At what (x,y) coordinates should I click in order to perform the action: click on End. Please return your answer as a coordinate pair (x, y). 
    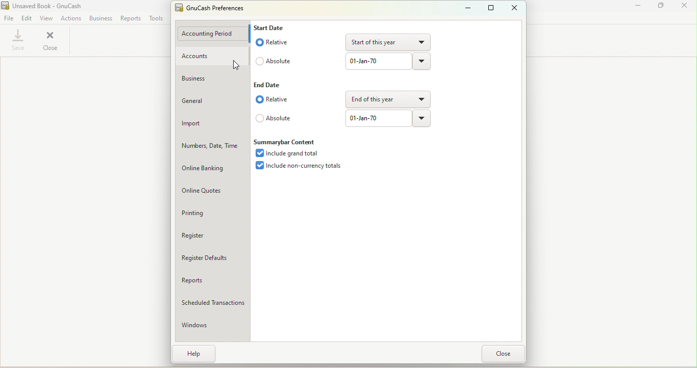
    Looking at the image, I should click on (267, 85).